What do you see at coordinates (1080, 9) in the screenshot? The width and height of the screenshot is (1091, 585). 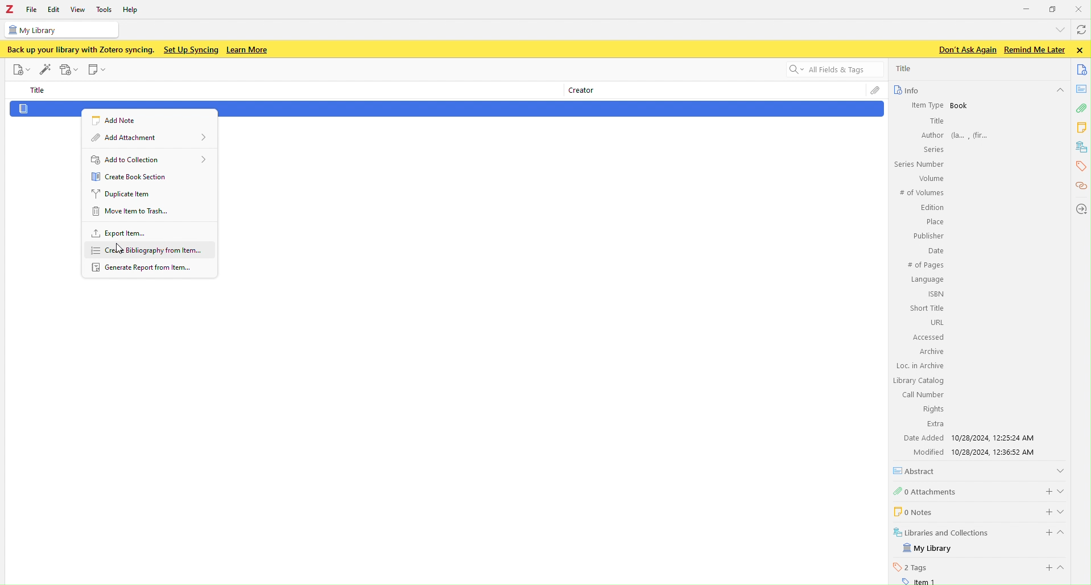 I see `Close` at bounding box center [1080, 9].